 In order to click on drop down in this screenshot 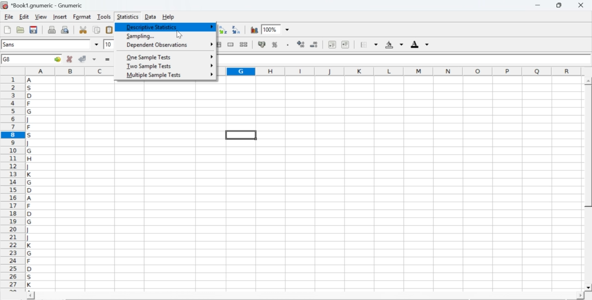, I will do `click(97, 44)`.